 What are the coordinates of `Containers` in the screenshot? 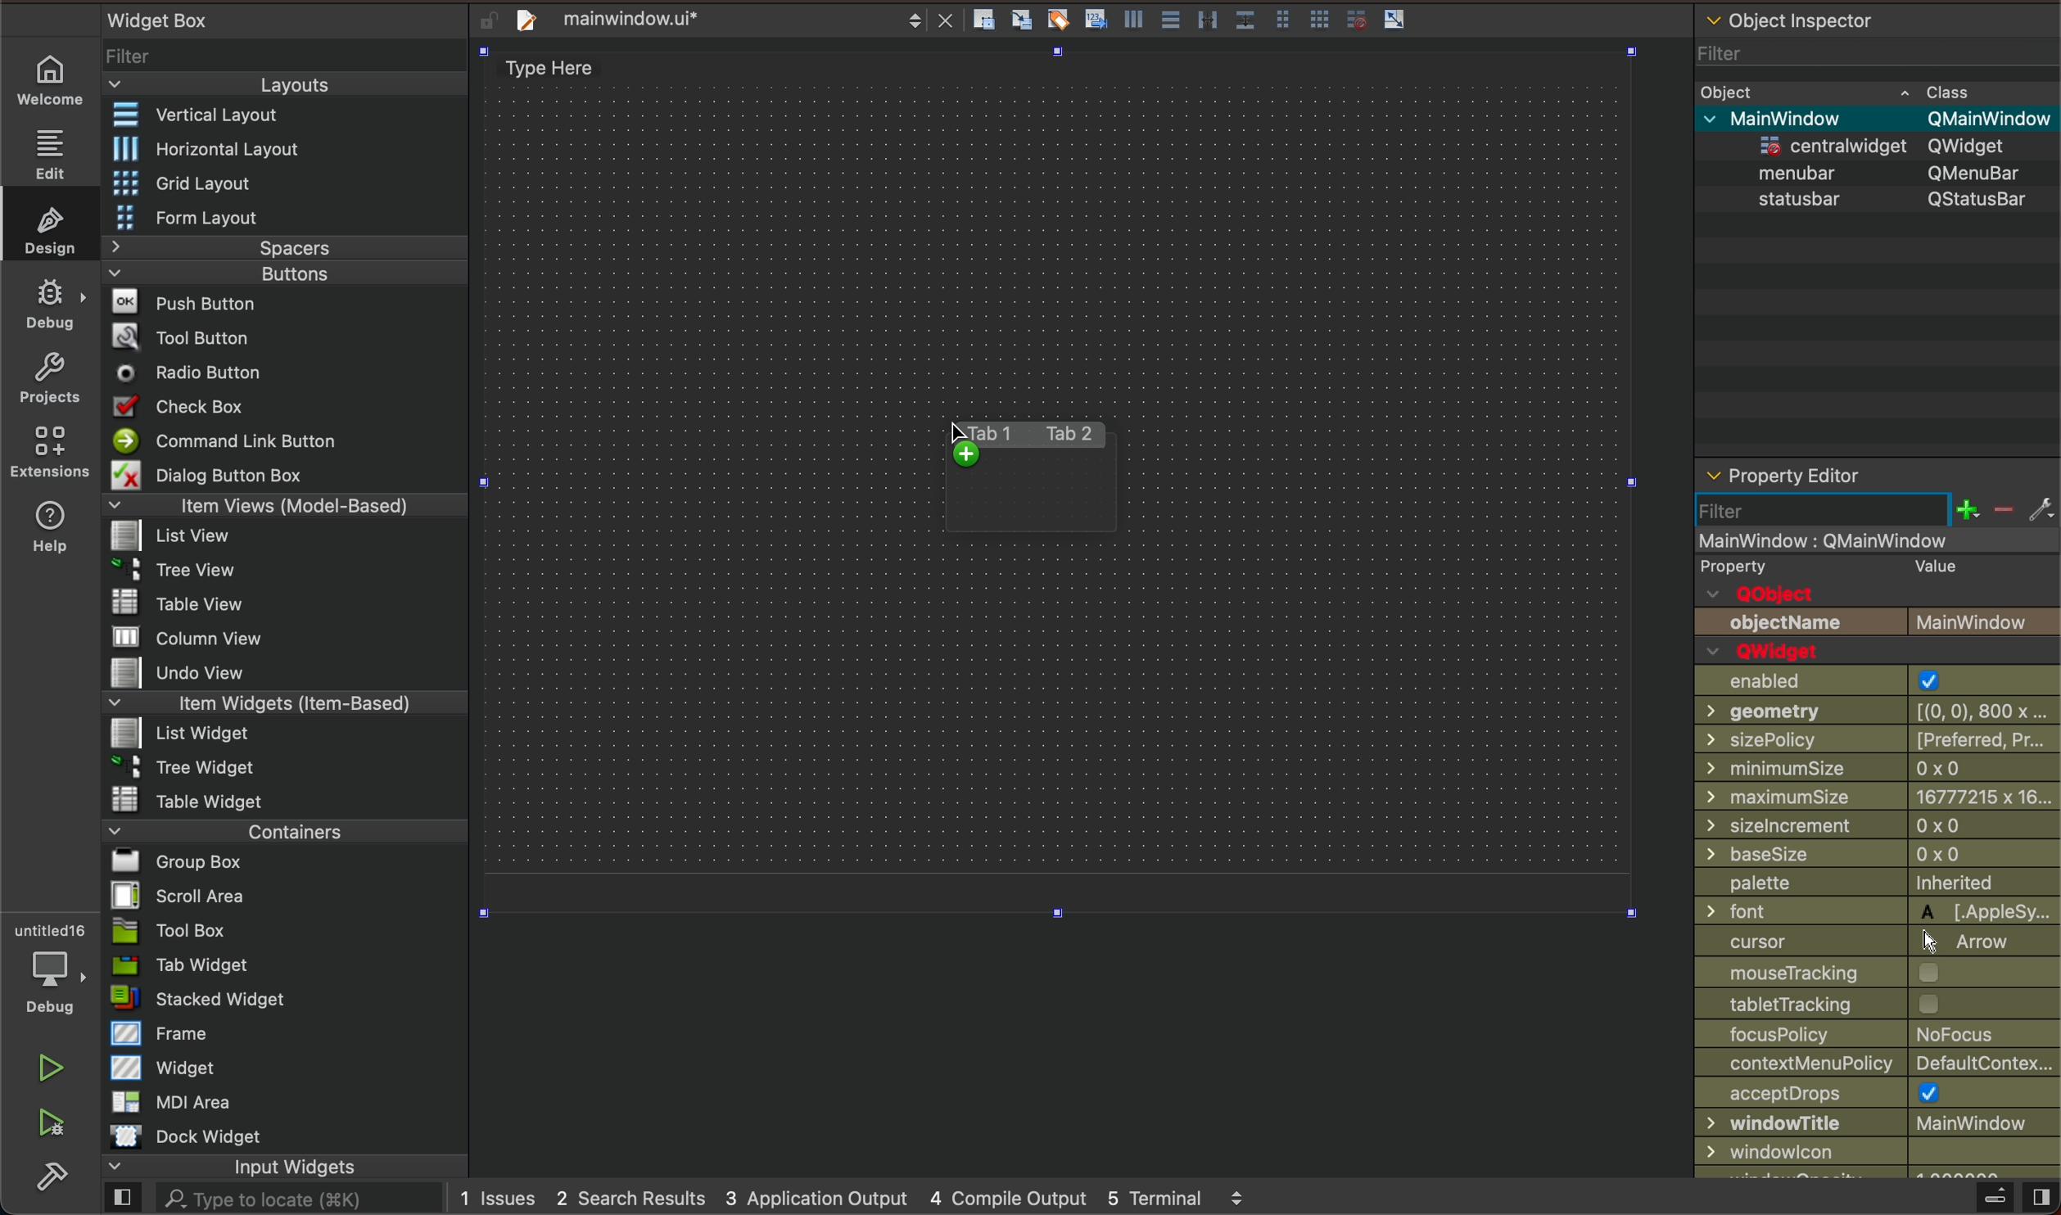 It's located at (280, 829).